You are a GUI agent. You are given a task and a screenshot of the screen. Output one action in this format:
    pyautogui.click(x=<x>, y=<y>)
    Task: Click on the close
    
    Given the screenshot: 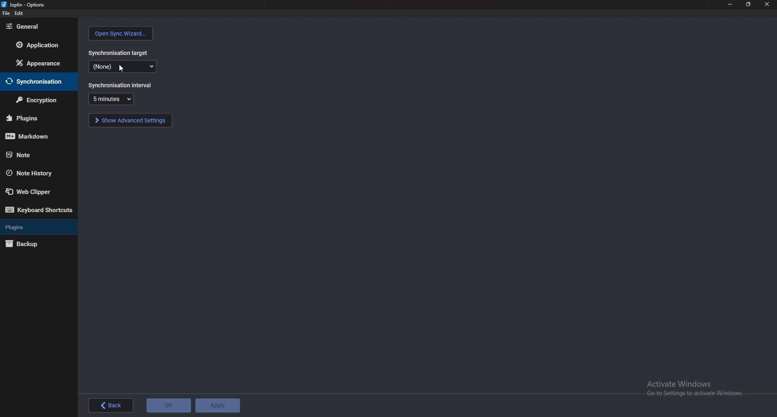 What is the action you would take?
    pyautogui.click(x=767, y=5)
    